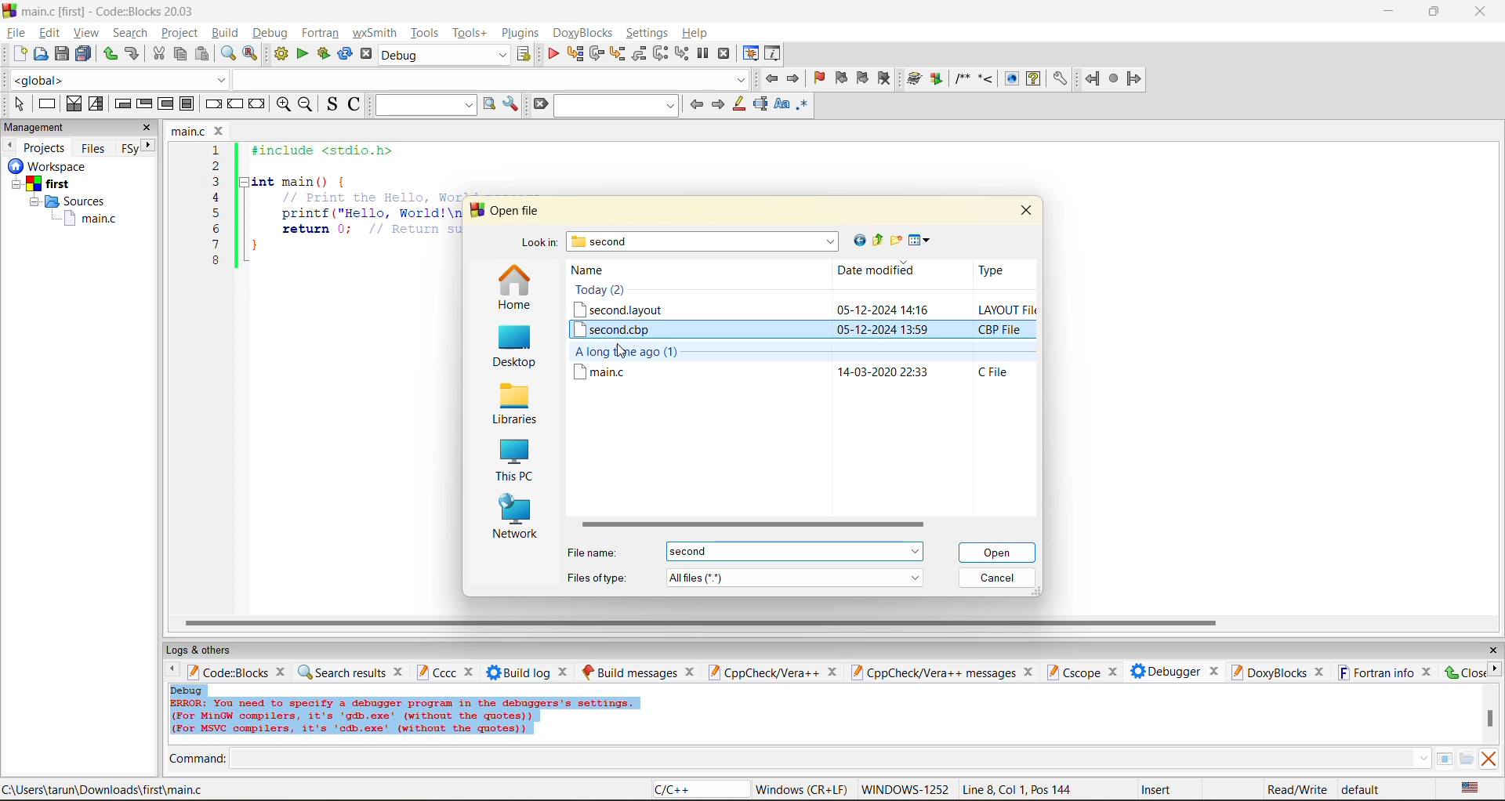 This screenshot has height=801, width=1505. Describe the element at coordinates (375, 33) in the screenshot. I see `wxsmith` at that location.